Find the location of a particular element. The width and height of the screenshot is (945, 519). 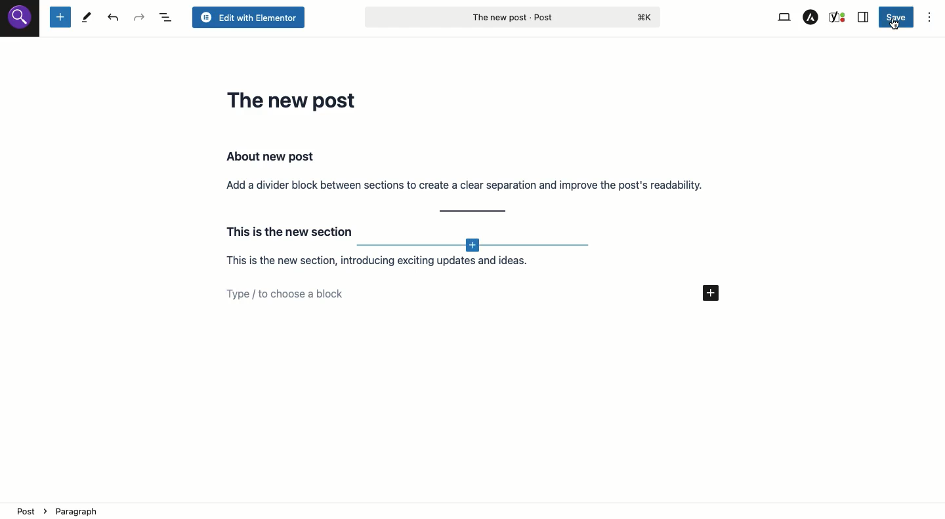

New block is located at coordinates (60, 18).